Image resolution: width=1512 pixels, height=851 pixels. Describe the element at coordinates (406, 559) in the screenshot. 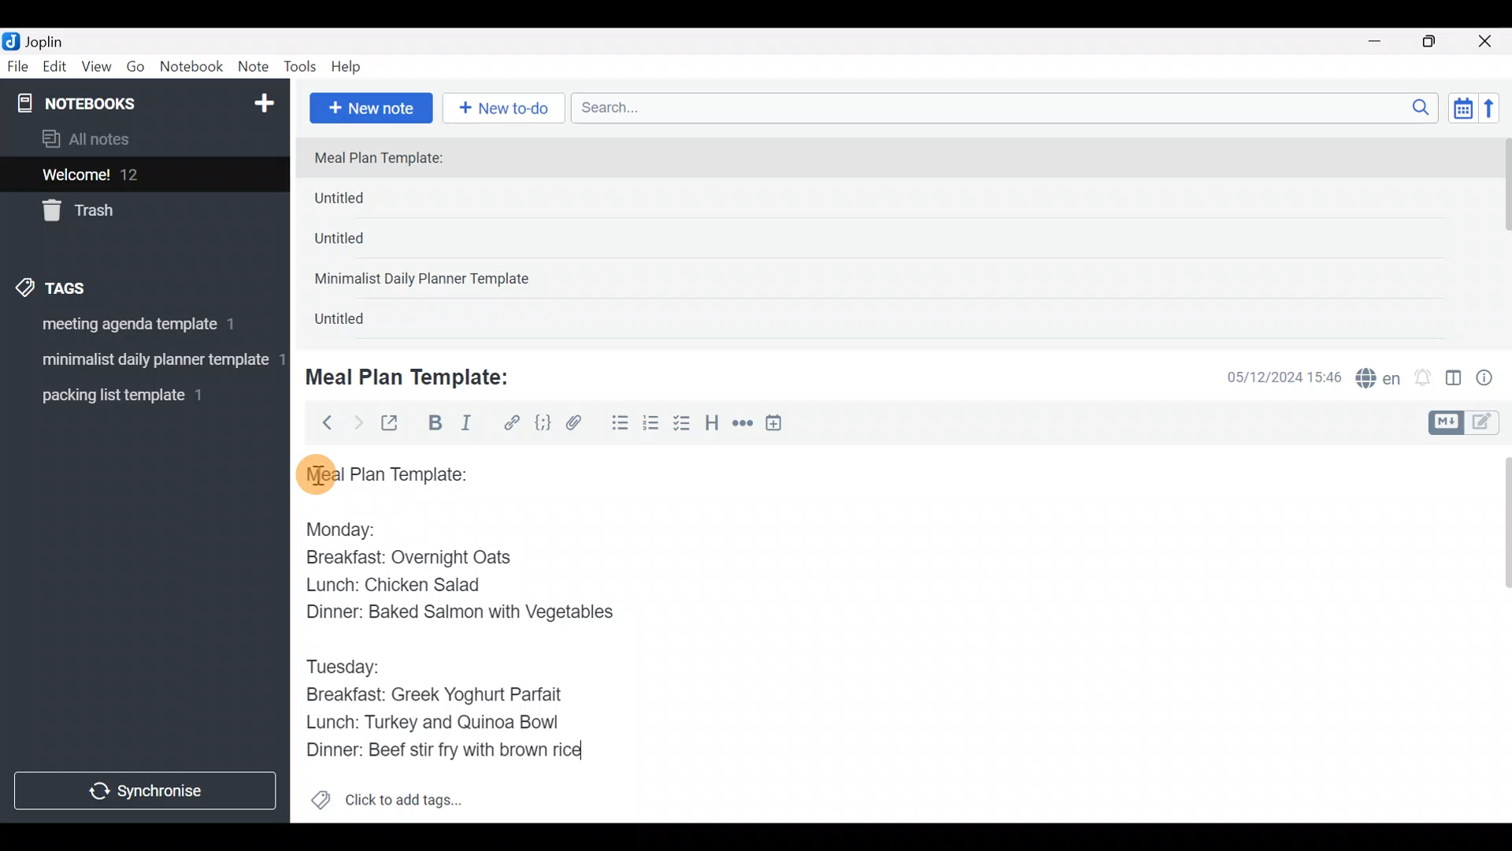

I see `Breakfast: Overnight Oats` at that location.